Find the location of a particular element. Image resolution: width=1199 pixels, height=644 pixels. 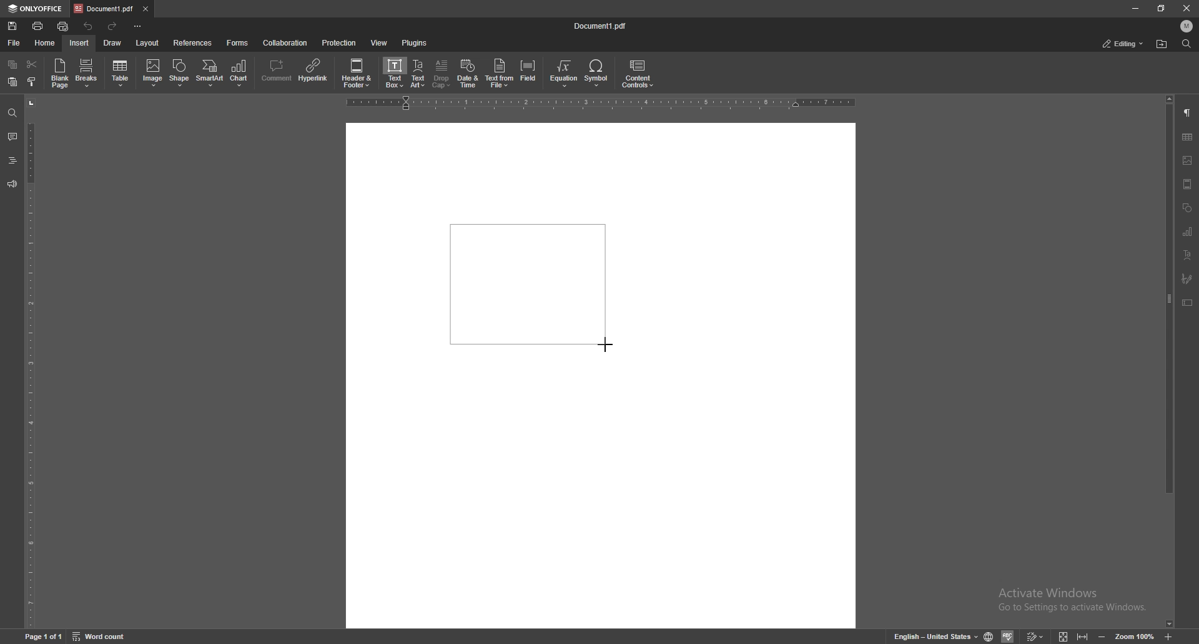

copy style is located at coordinates (32, 82).